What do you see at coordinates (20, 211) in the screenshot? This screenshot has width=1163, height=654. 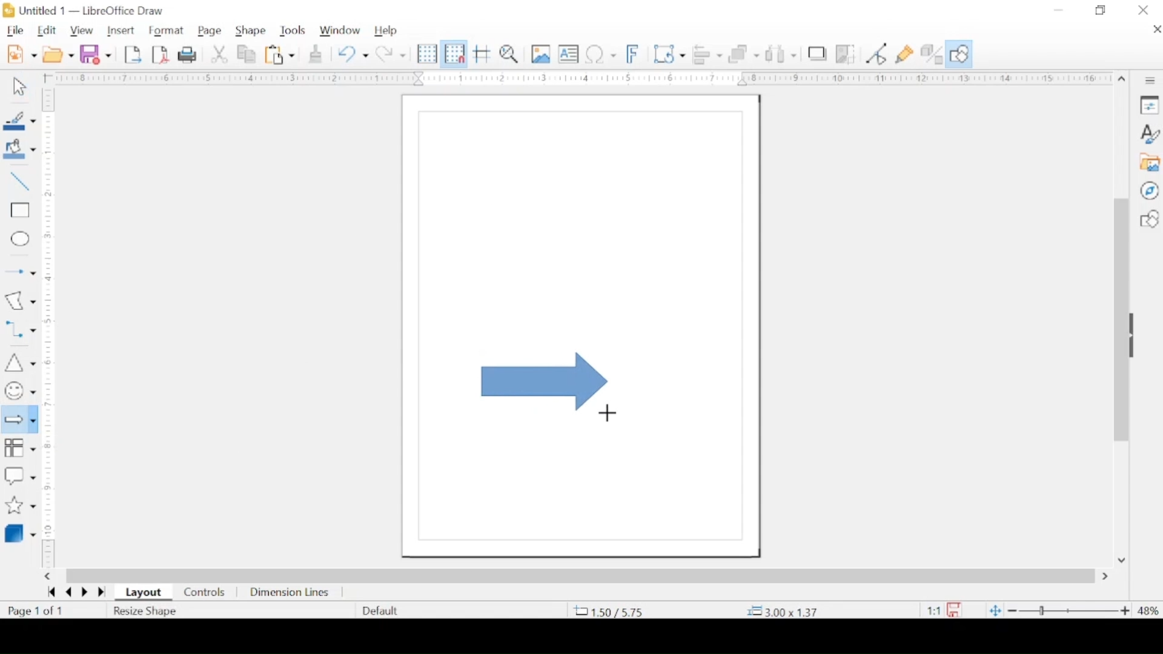 I see `rectangle` at bounding box center [20, 211].